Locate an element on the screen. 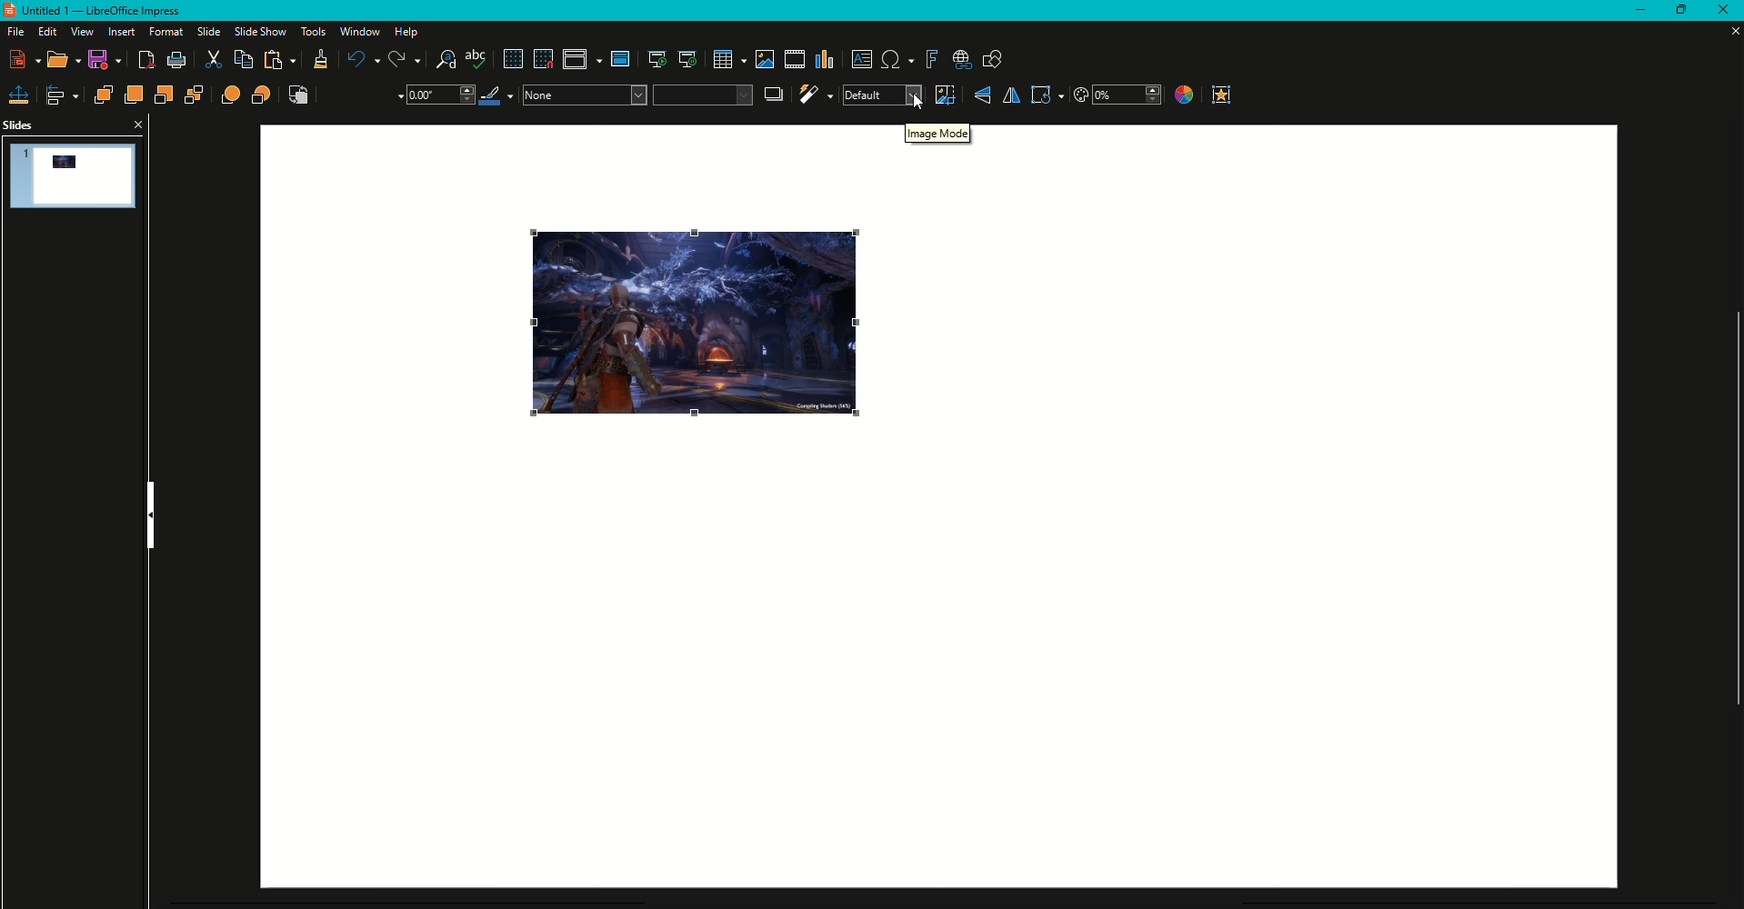 Image resolution: width=1744 pixels, height=909 pixels. Area/Style is located at coordinates (636, 95).